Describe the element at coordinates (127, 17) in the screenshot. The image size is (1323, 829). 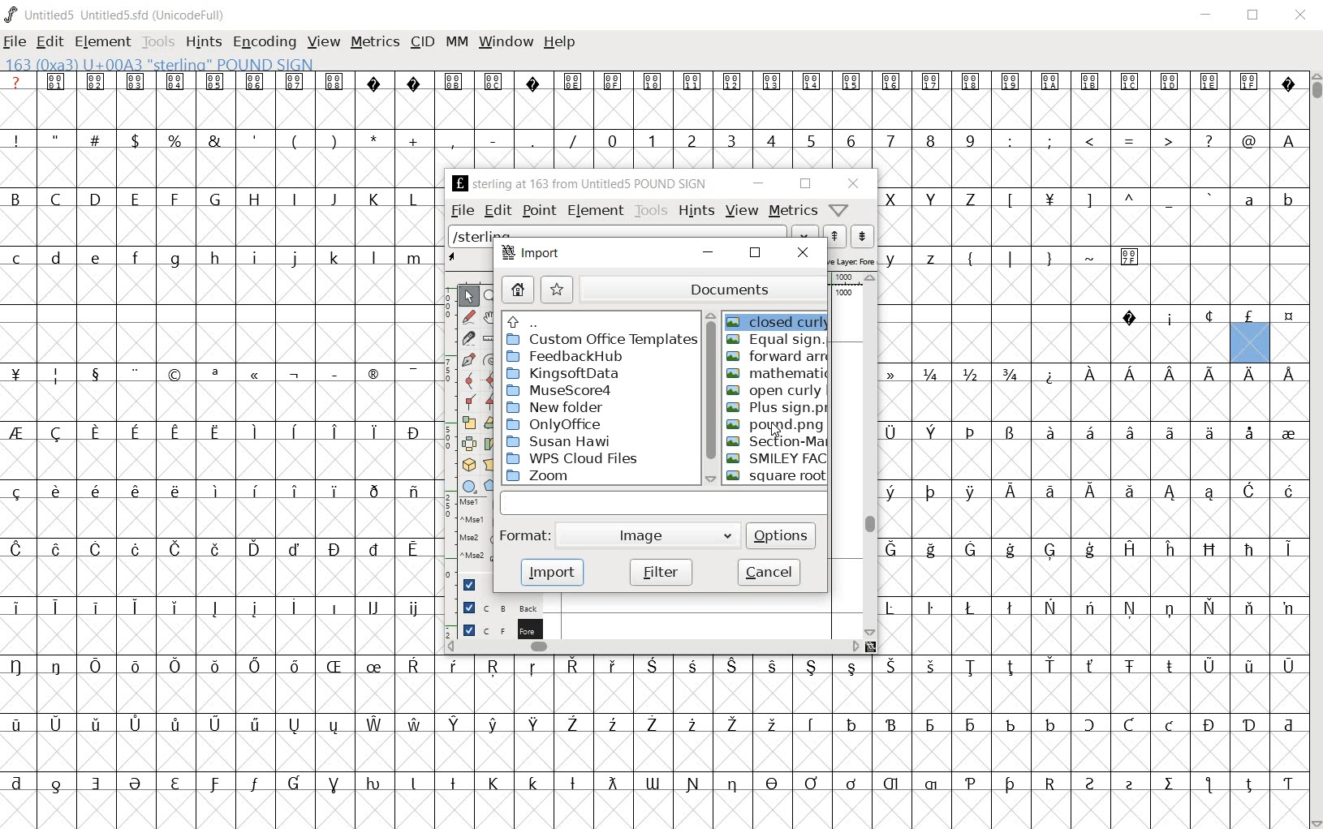
I see `Untitled5 Untitled5.sfd (UnicodeFull)` at that location.